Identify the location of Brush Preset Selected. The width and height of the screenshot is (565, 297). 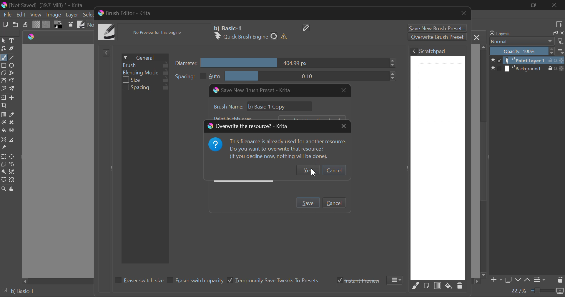
(18, 292).